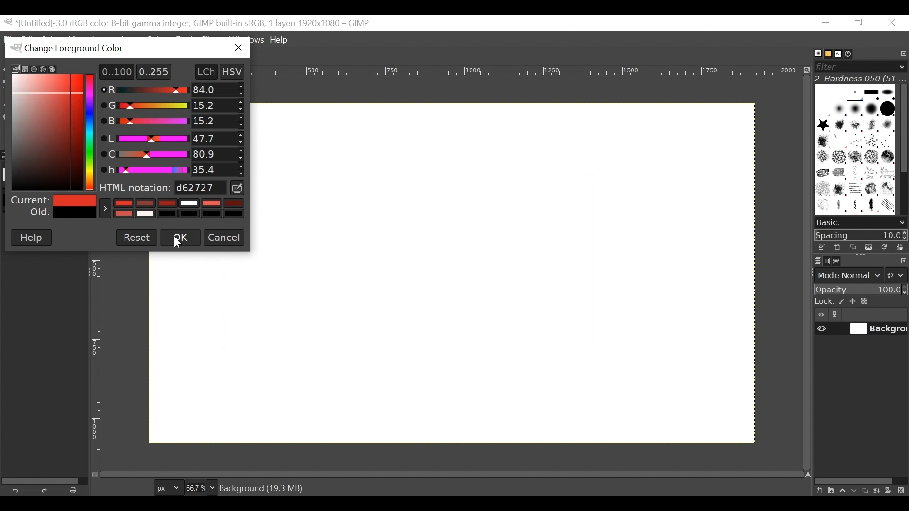 The height and width of the screenshot is (511, 909). What do you see at coordinates (170, 168) in the screenshot?
I see `Hue` at bounding box center [170, 168].